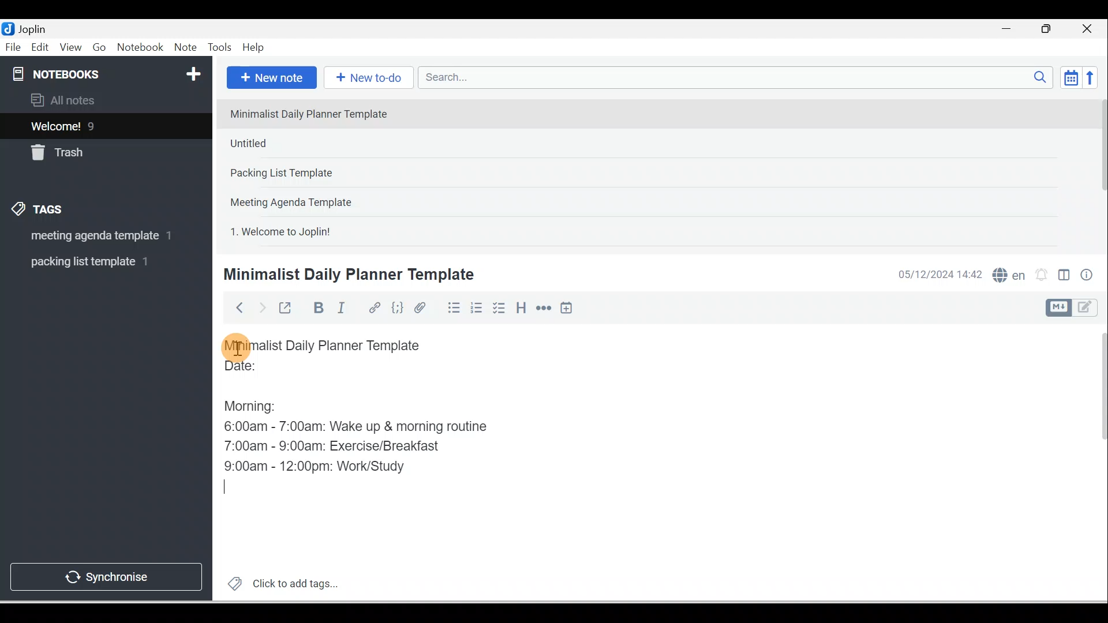  I want to click on Tag 1, so click(91, 237).